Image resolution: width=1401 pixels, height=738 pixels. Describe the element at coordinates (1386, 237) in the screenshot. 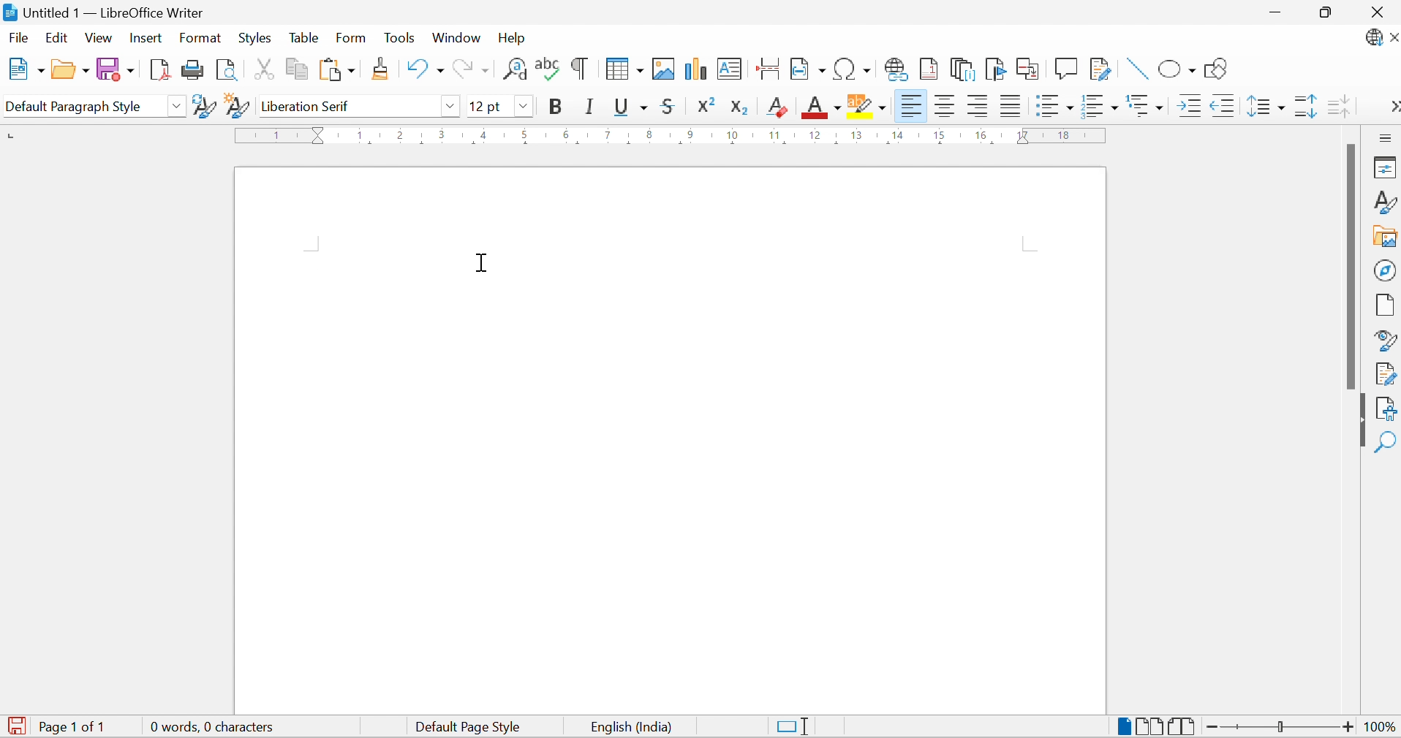

I see `Gallery` at that location.